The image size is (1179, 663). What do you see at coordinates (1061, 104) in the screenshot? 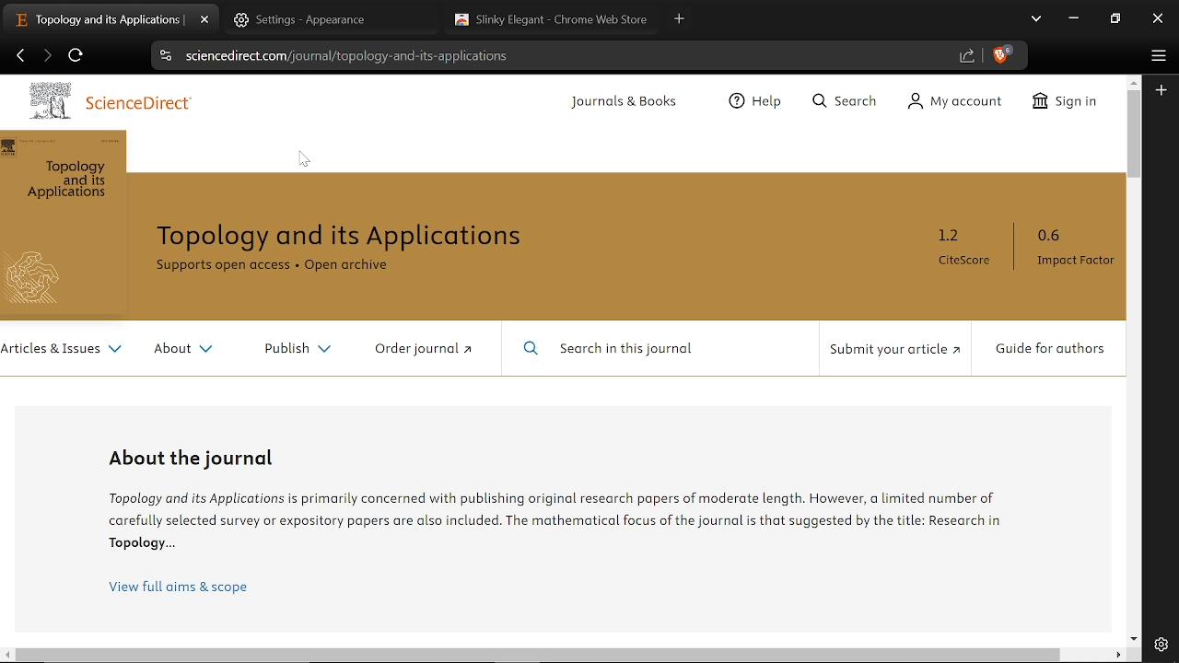
I see `Sign In` at bounding box center [1061, 104].